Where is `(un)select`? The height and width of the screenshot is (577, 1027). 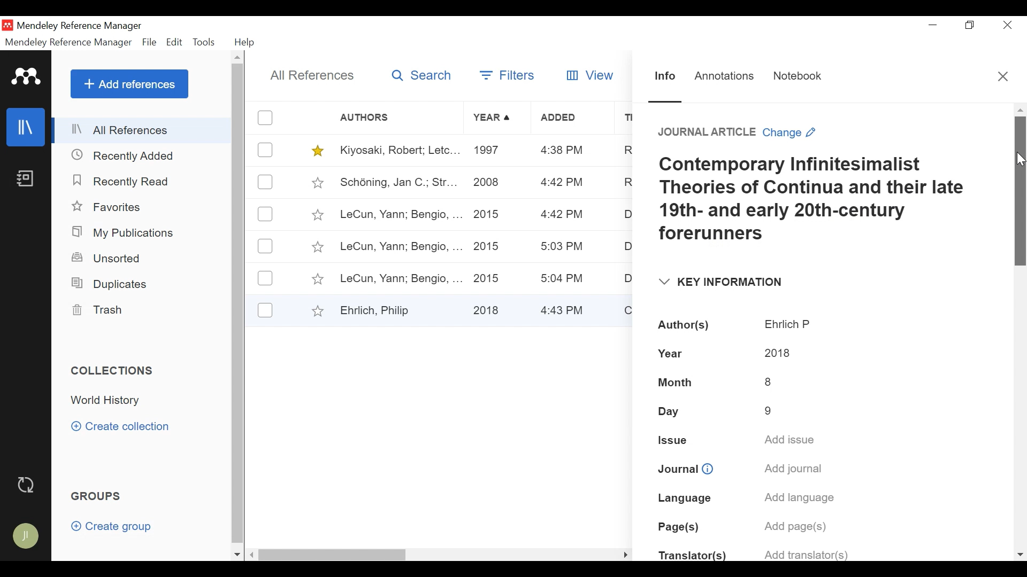 (un)select is located at coordinates (265, 310).